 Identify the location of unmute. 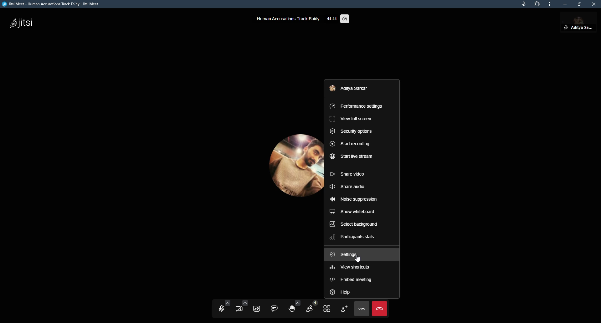
(564, 27).